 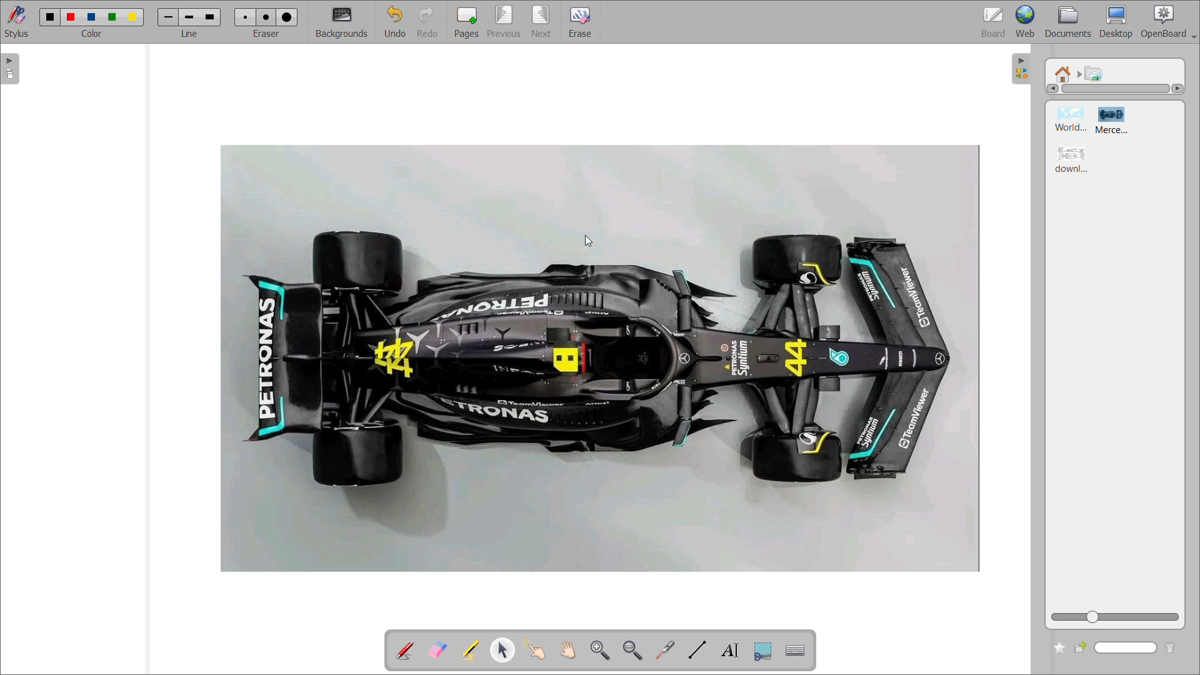 What do you see at coordinates (600, 649) in the screenshot?
I see `zoom in` at bounding box center [600, 649].